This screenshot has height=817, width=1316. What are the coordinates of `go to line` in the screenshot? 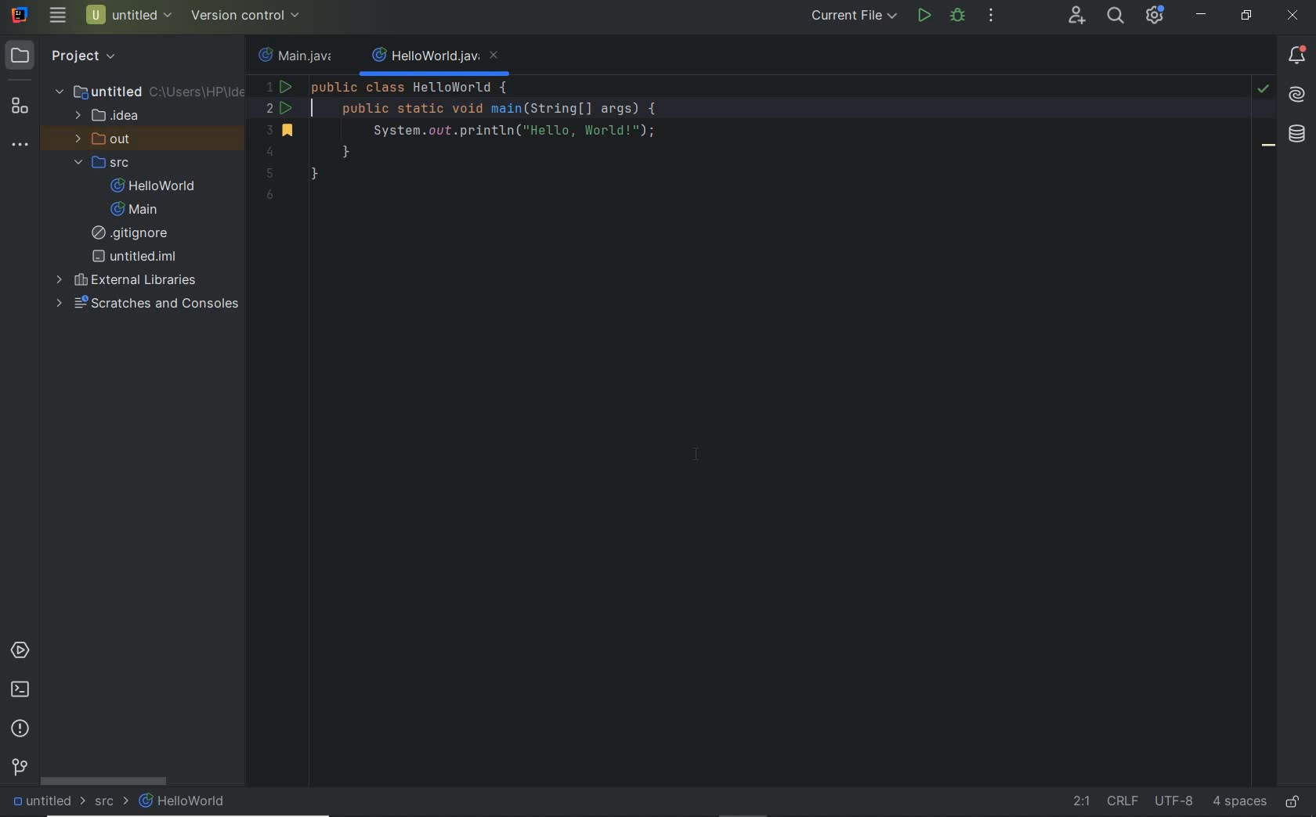 It's located at (1082, 799).